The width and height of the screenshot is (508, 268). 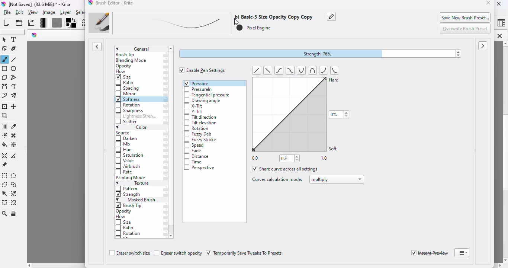 I want to click on curve, so click(x=302, y=71).